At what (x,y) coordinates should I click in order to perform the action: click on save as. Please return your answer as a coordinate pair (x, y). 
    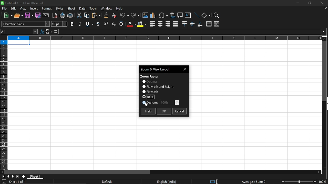
    Looking at the image, I should click on (38, 15).